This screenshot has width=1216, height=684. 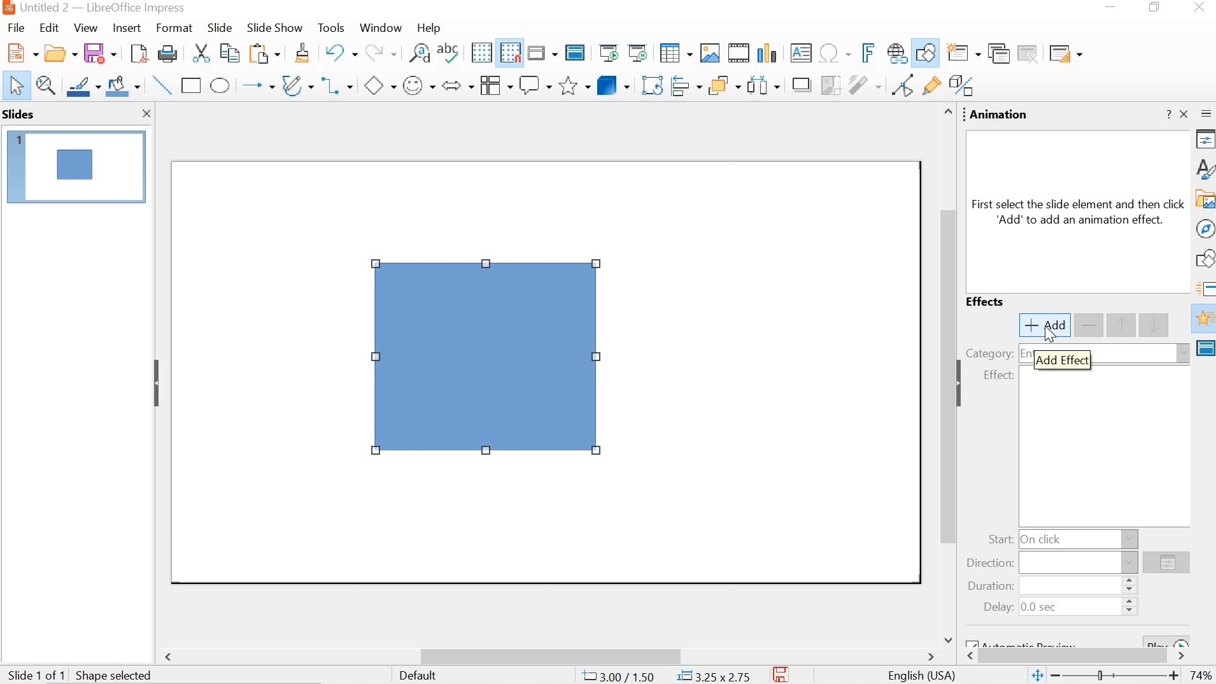 I want to click on direction, so click(x=1052, y=562).